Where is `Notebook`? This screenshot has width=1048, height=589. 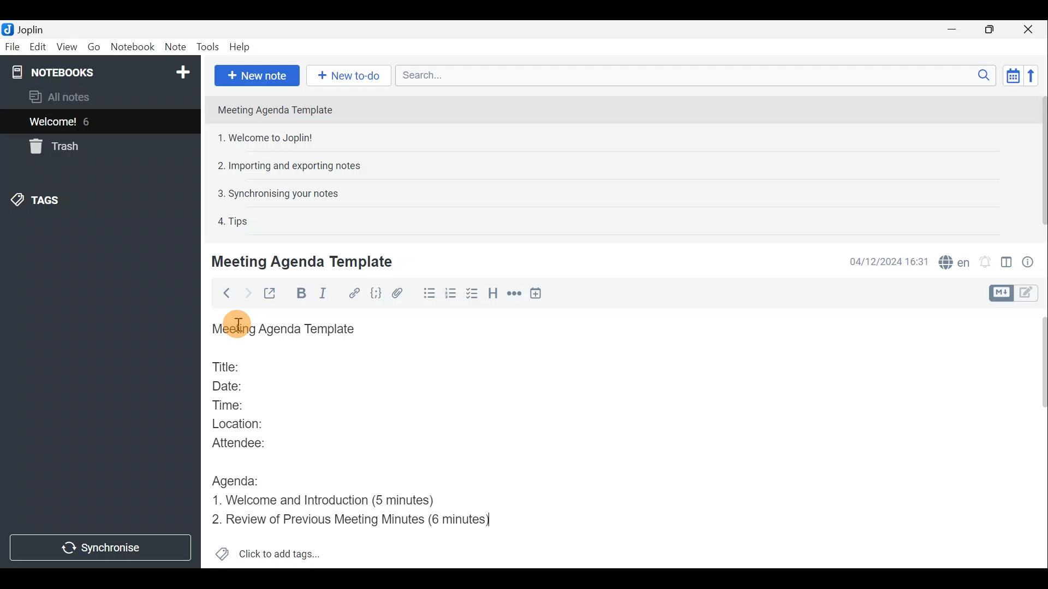 Notebook is located at coordinates (132, 46).